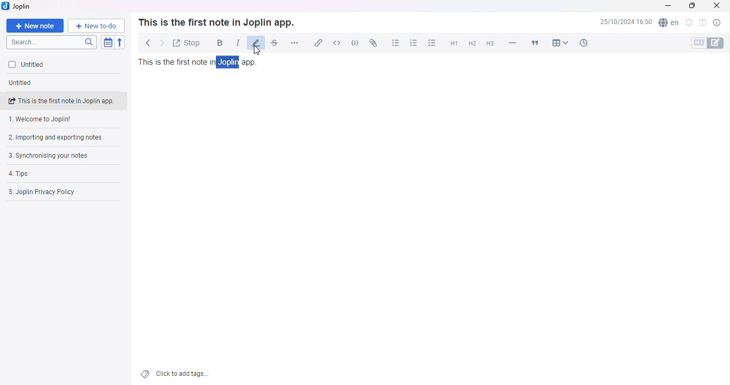 The image size is (730, 385). Describe the element at coordinates (512, 43) in the screenshot. I see `Horizontal line` at that location.